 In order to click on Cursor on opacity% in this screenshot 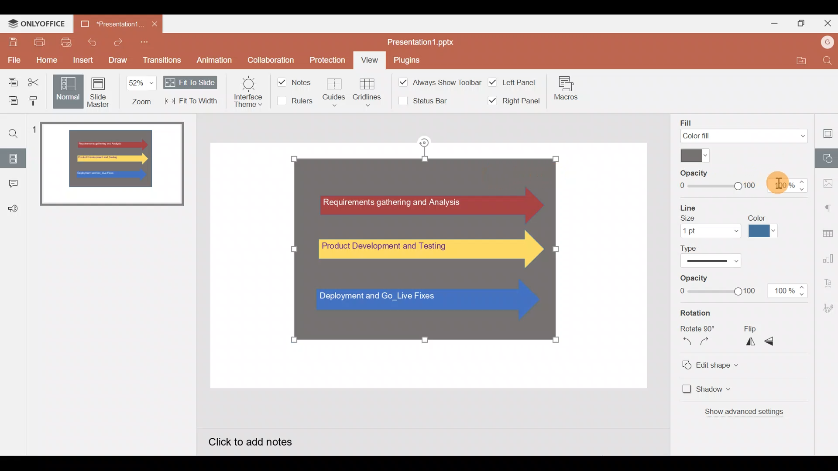, I will do `click(782, 179)`.